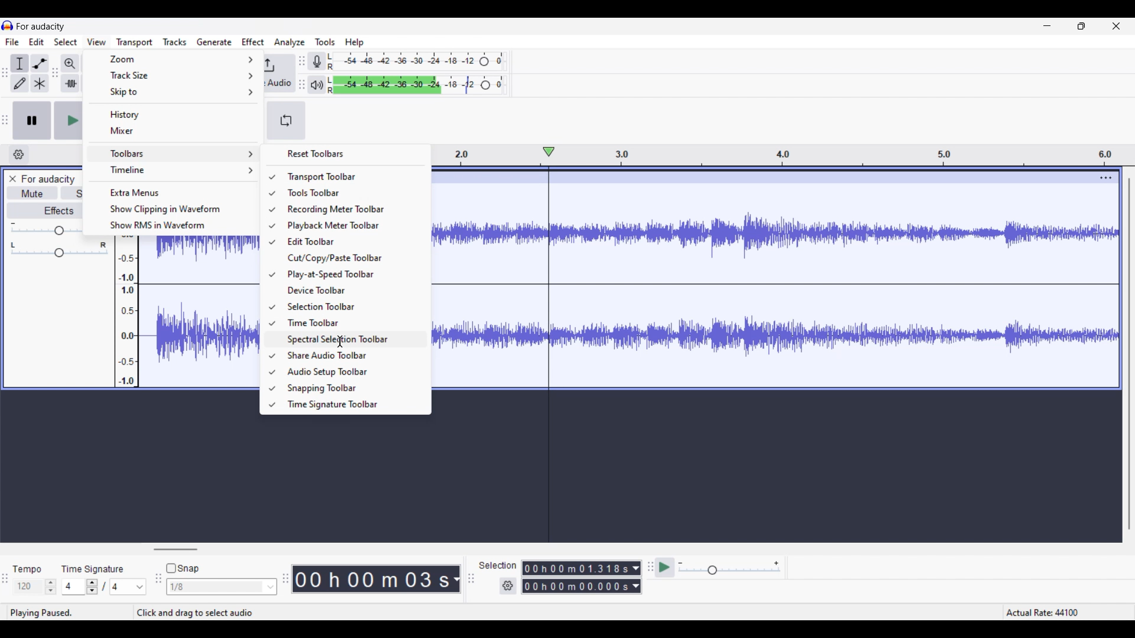  I want to click on Trasport menu, so click(135, 43).